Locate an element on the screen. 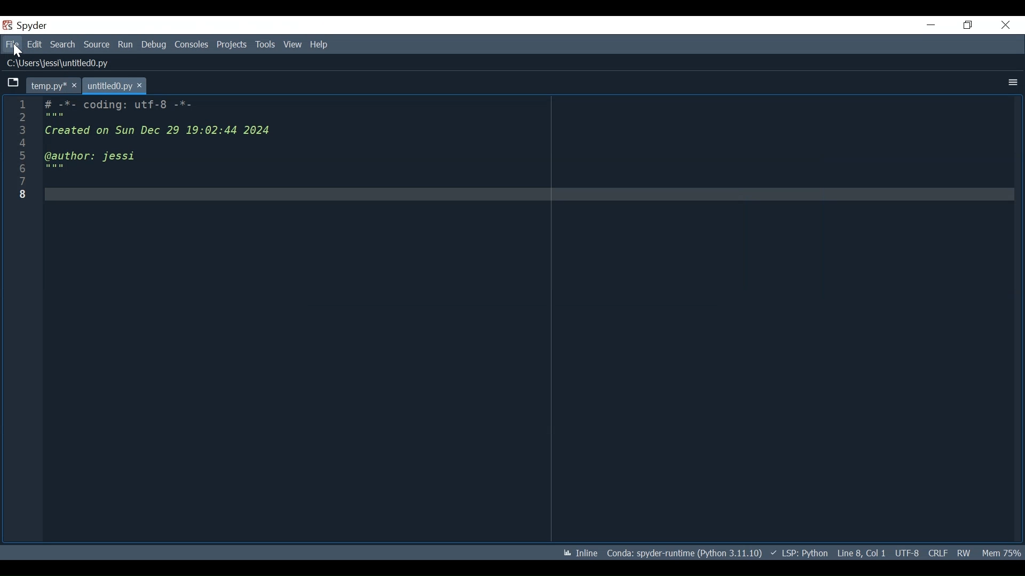  Search is located at coordinates (62, 44).